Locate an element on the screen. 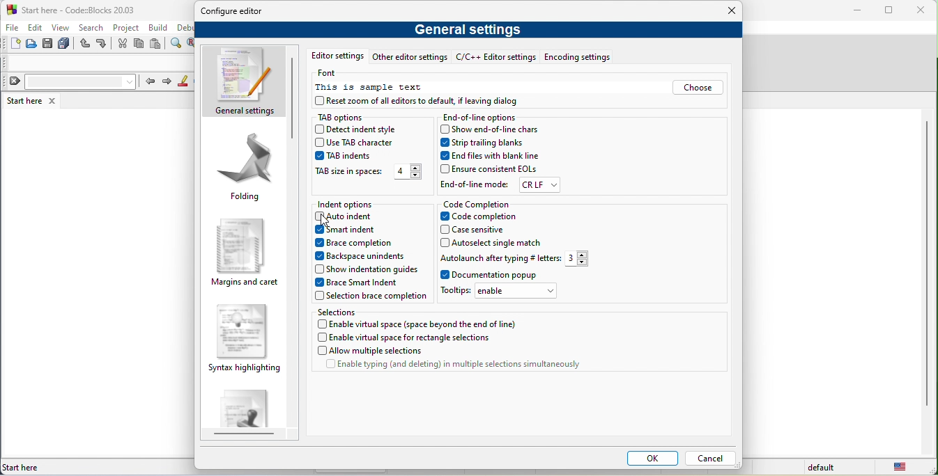  start here-code blocks-20 03 is located at coordinates (91, 10).